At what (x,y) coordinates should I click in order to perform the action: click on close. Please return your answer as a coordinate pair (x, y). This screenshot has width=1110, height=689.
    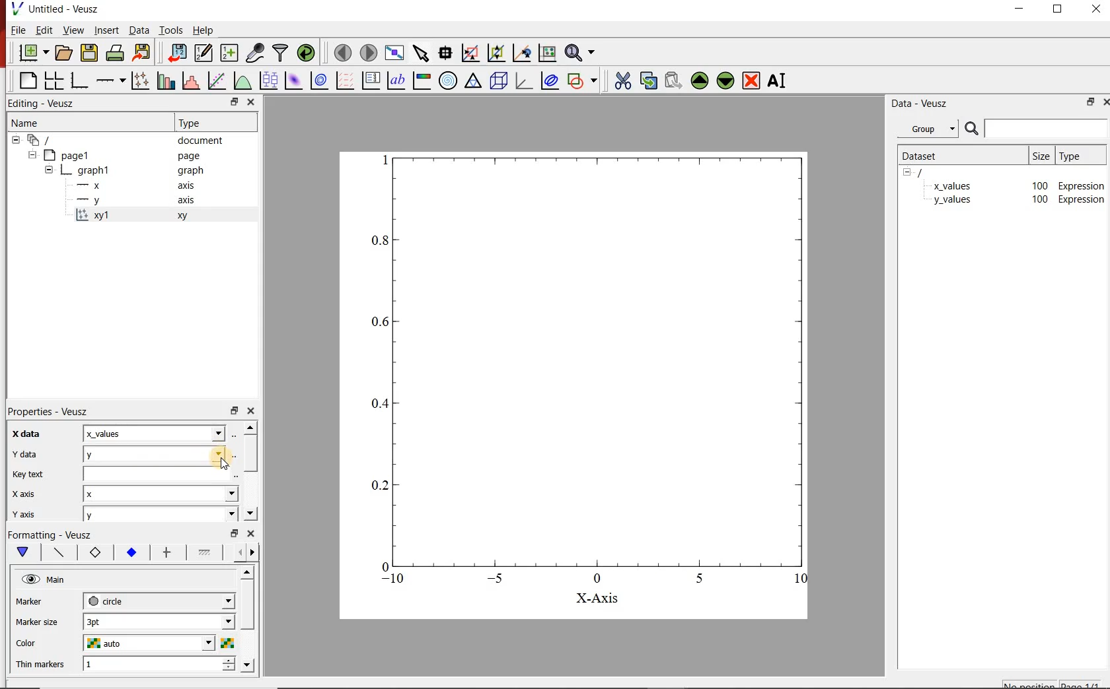
    Looking at the image, I should click on (252, 102).